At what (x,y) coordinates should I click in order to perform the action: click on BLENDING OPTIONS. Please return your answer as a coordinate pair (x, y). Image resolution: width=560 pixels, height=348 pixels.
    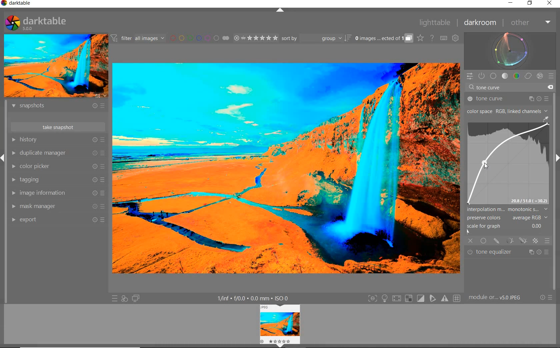
    Looking at the image, I should click on (547, 241).